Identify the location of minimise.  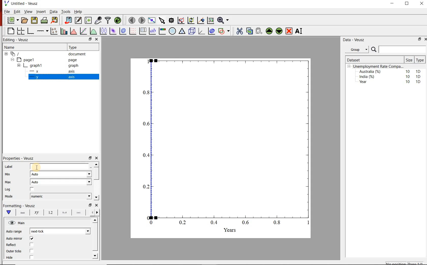
(91, 39).